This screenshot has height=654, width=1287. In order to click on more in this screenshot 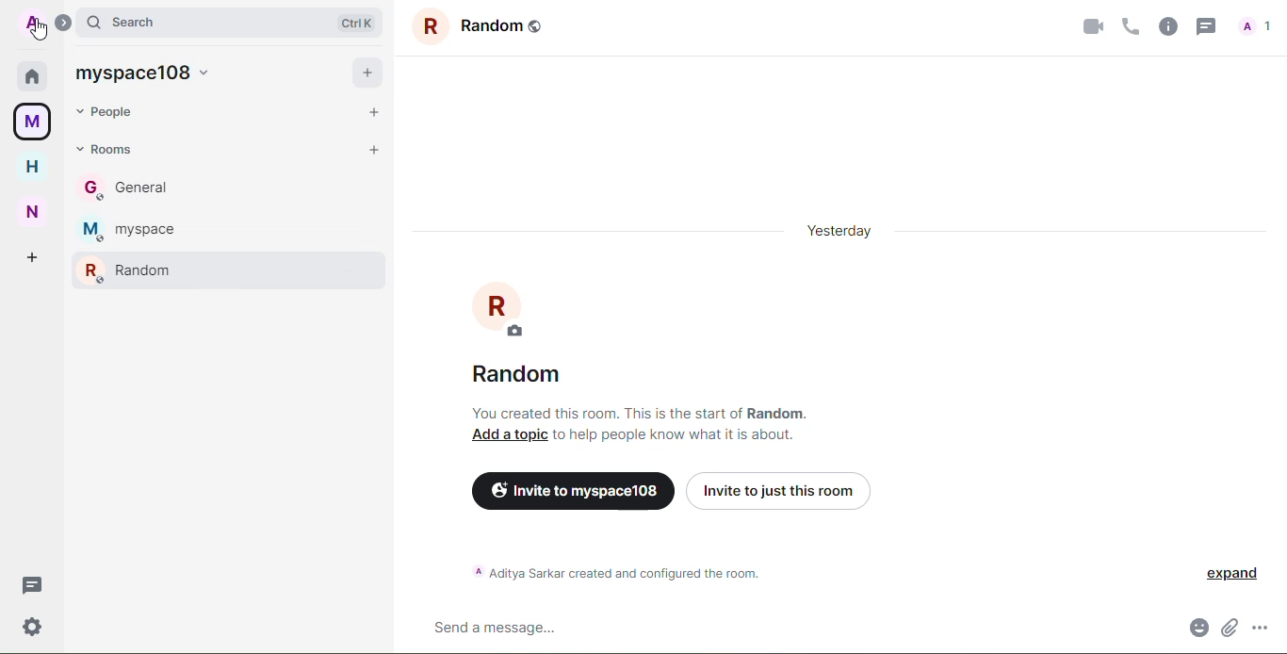, I will do `click(1264, 627)`.